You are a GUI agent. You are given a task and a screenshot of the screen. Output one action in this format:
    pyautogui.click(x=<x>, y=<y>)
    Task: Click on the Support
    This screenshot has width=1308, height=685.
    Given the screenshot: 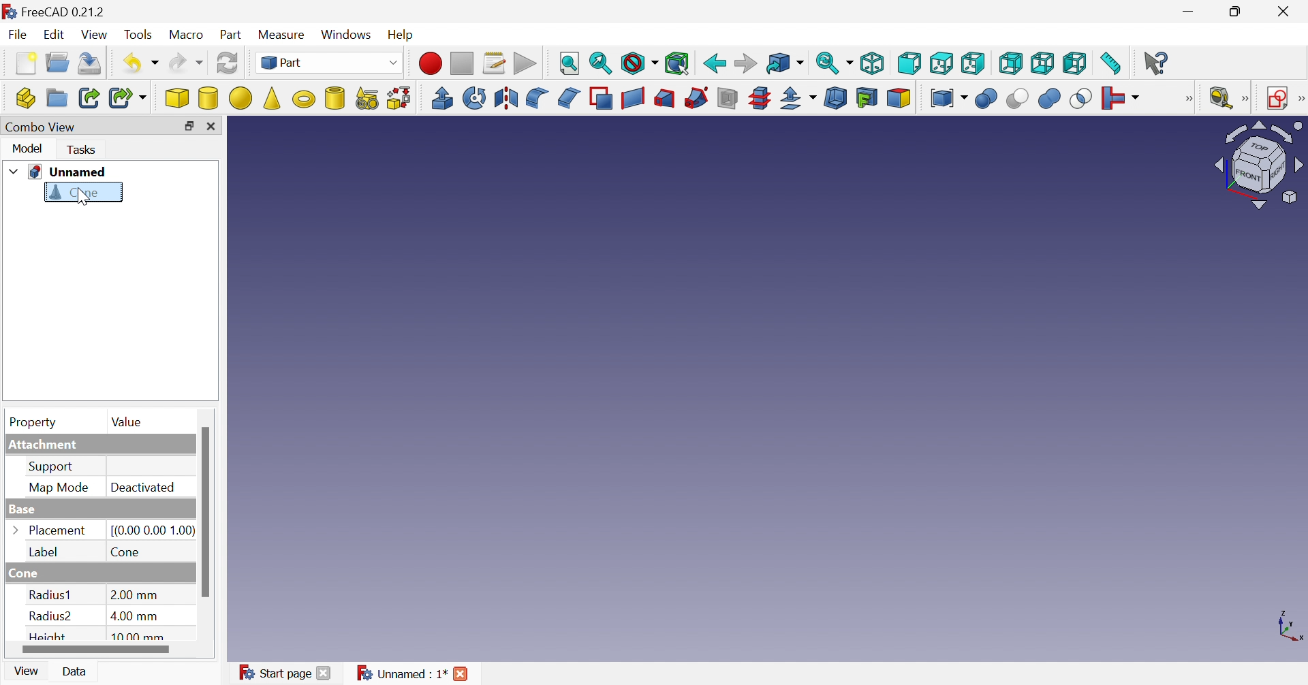 What is the action you would take?
    pyautogui.click(x=51, y=467)
    